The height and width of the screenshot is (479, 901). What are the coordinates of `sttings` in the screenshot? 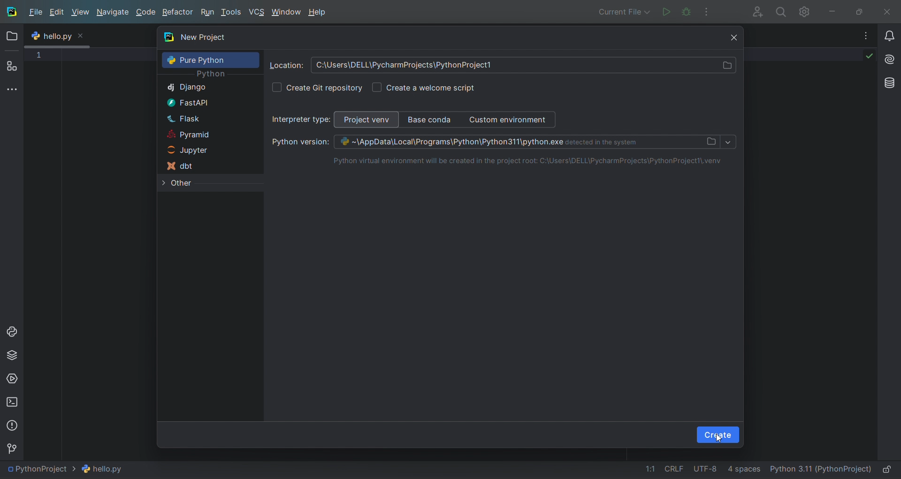 It's located at (807, 11).